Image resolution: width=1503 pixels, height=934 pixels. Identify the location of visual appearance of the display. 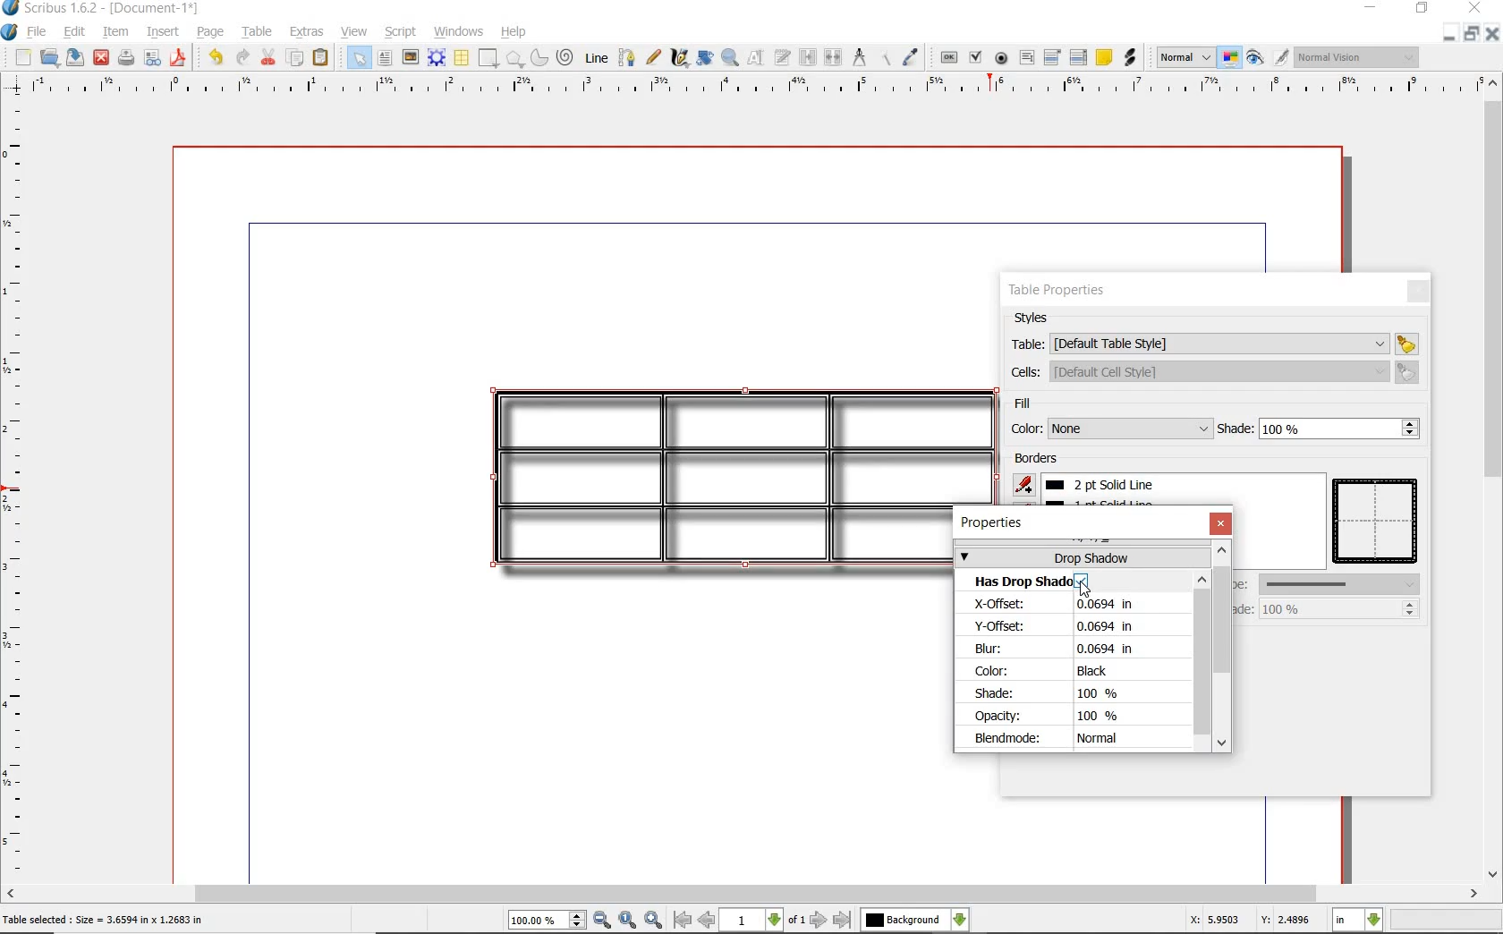
(1363, 59).